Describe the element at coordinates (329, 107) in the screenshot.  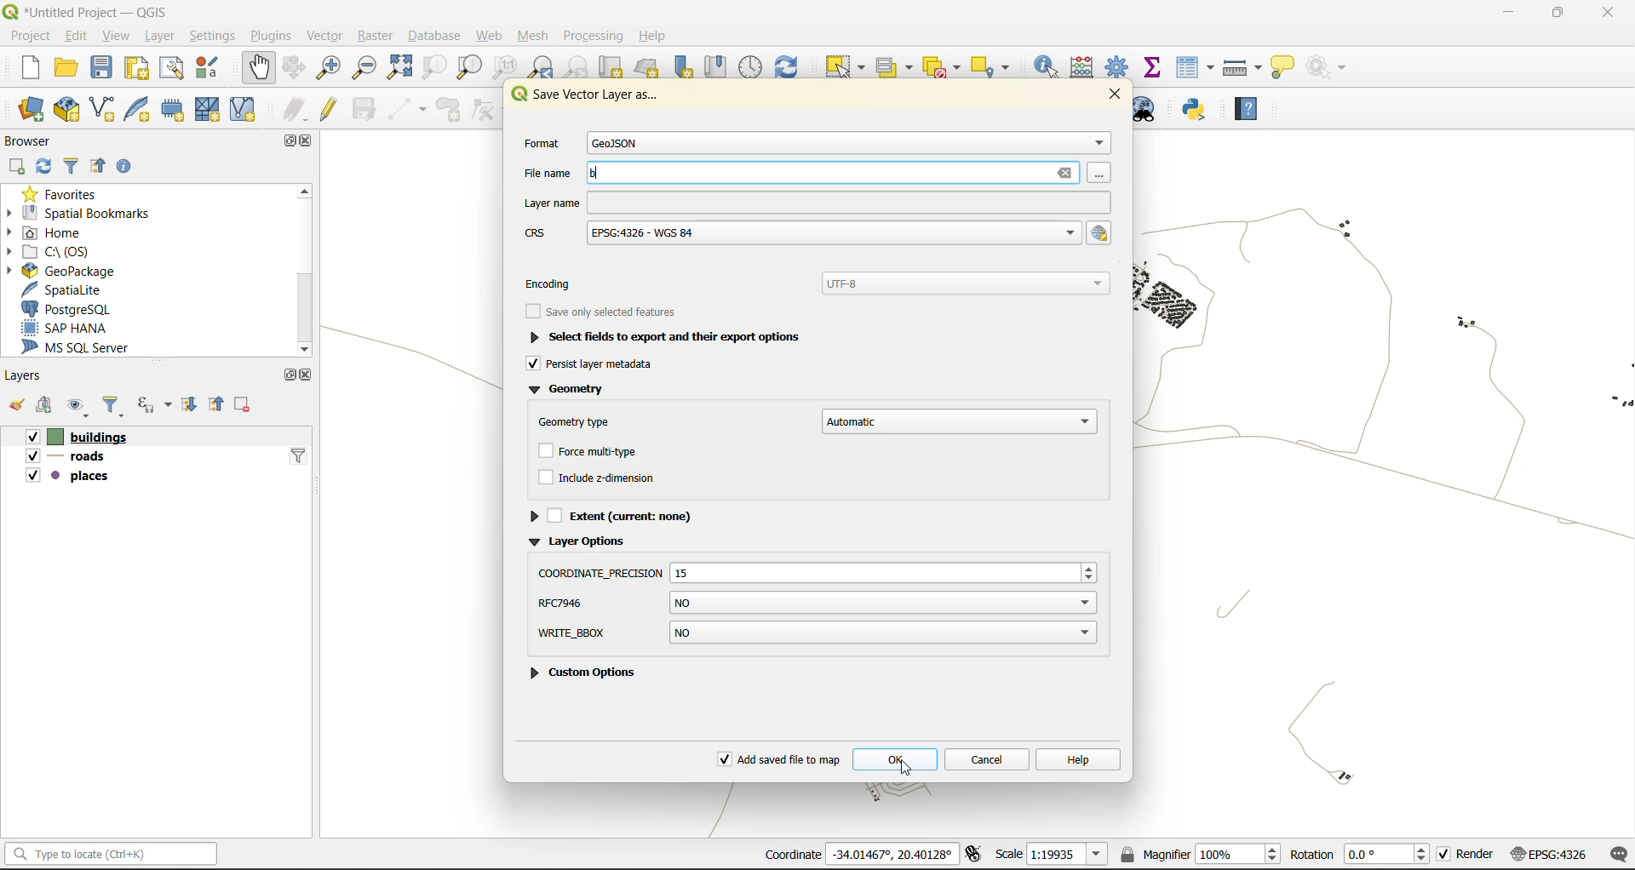
I see `toggle edits` at that location.